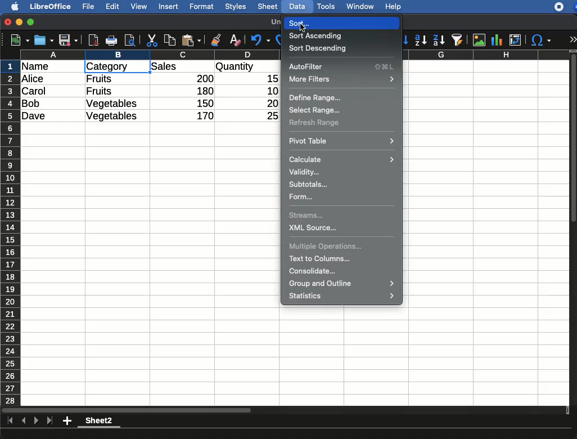 Image resolution: width=577 pixels, height=439 pixels. Describe the element at coordinates (344, 284) in the screenshot. I see `group and outline` at that location.